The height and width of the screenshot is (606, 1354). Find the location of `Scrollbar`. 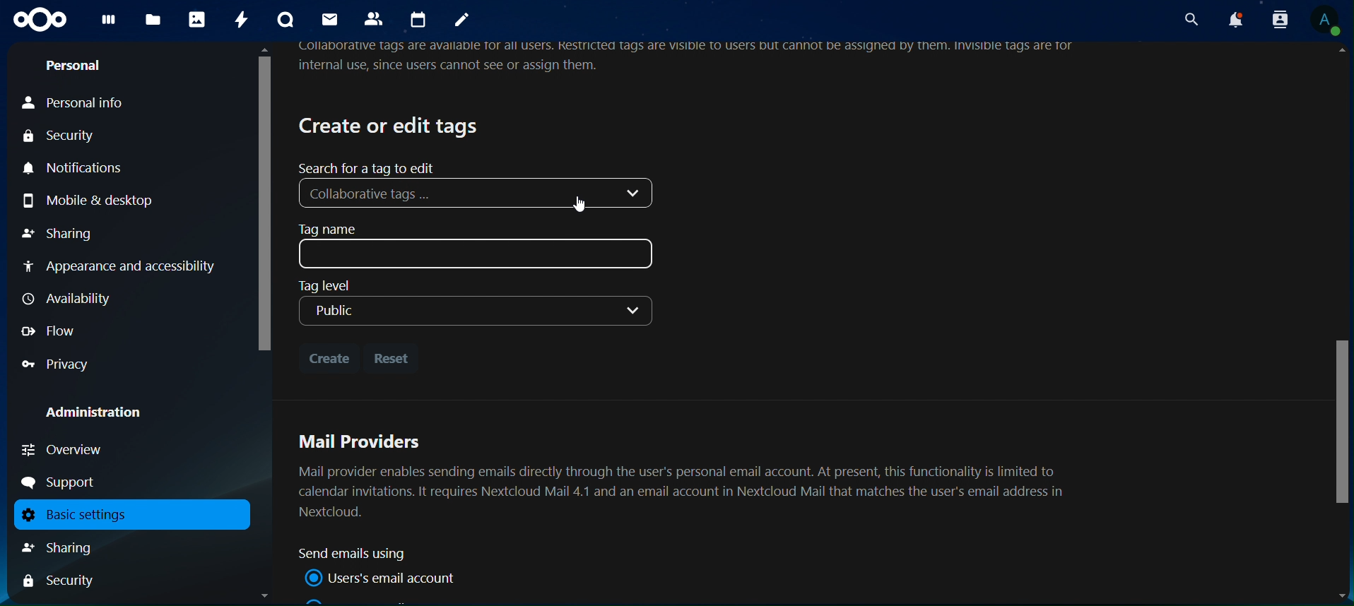

Scrollbar is located at coordinates (263, 323).